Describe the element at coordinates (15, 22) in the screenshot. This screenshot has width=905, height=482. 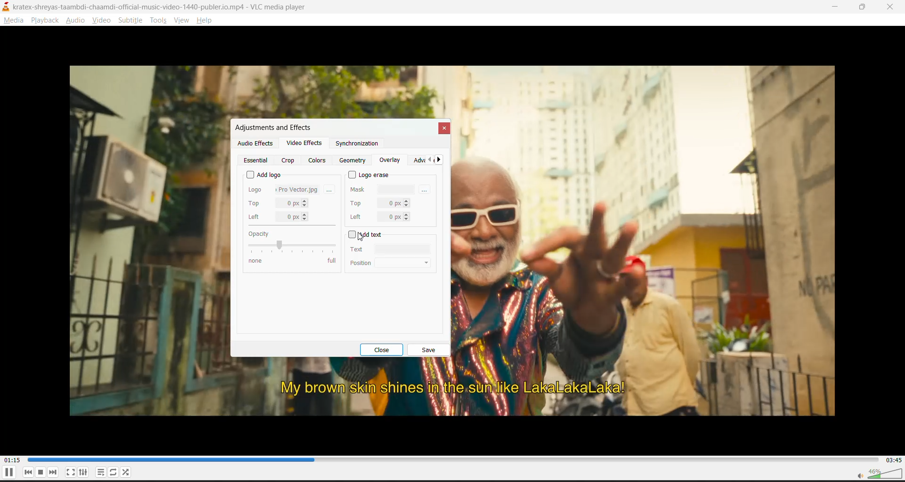
I see `media` at that location.